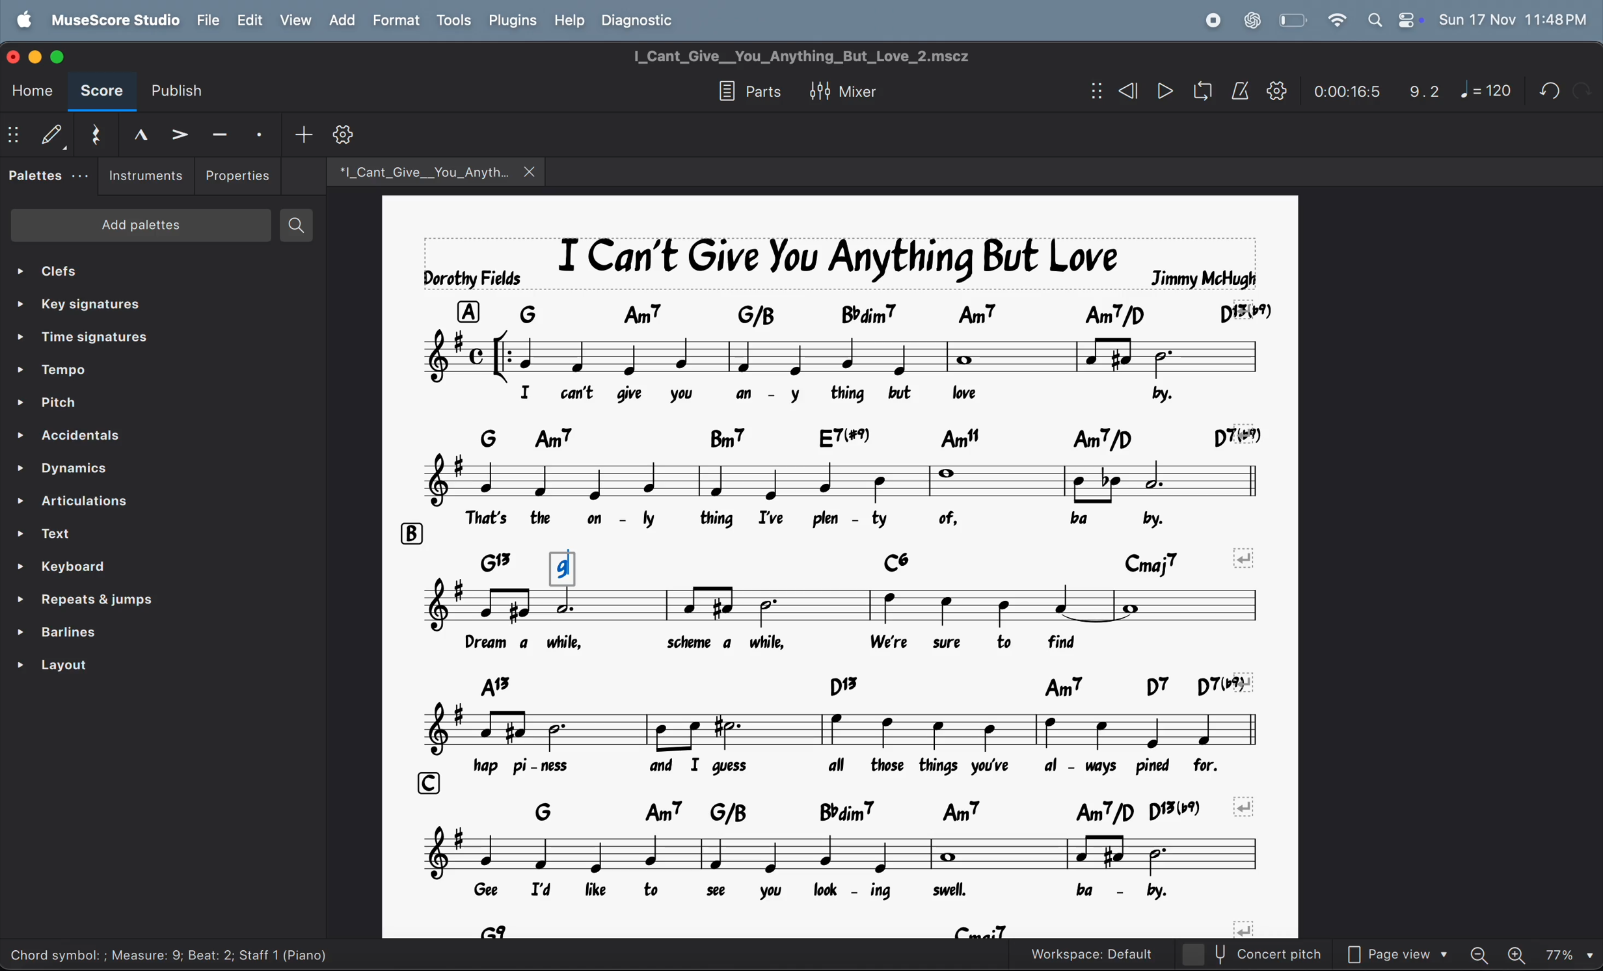  Describe the element at coordinates (38, 136) in the screenshot. I see `default` at that location.